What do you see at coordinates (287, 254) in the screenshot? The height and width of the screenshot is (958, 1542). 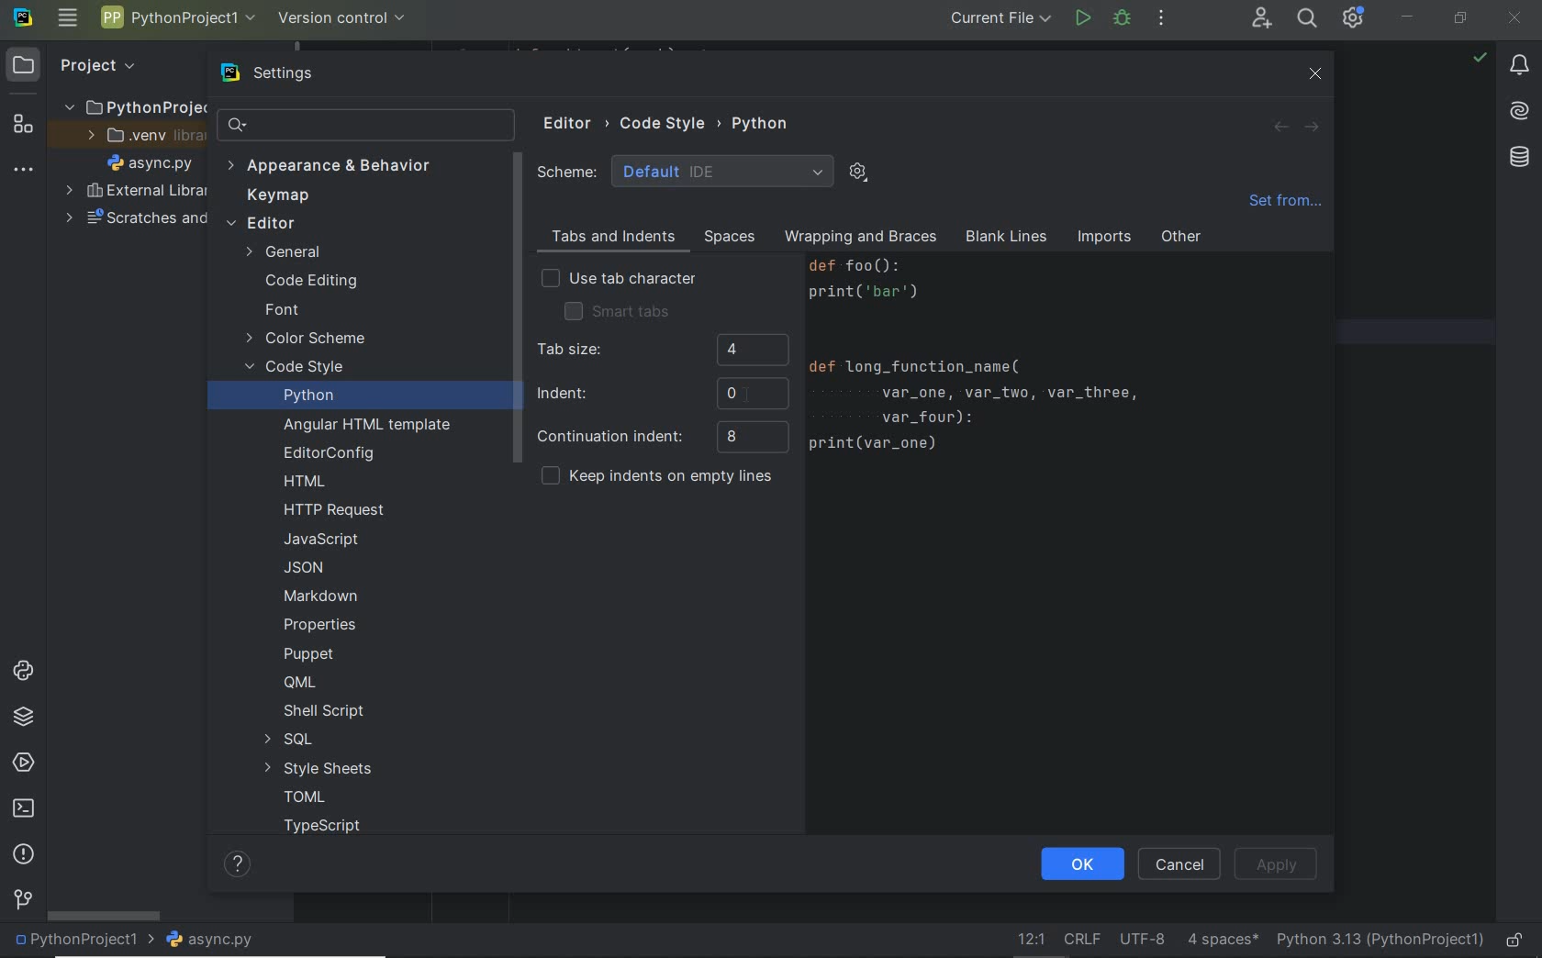 I see `General` at bounding box center [287, 254].